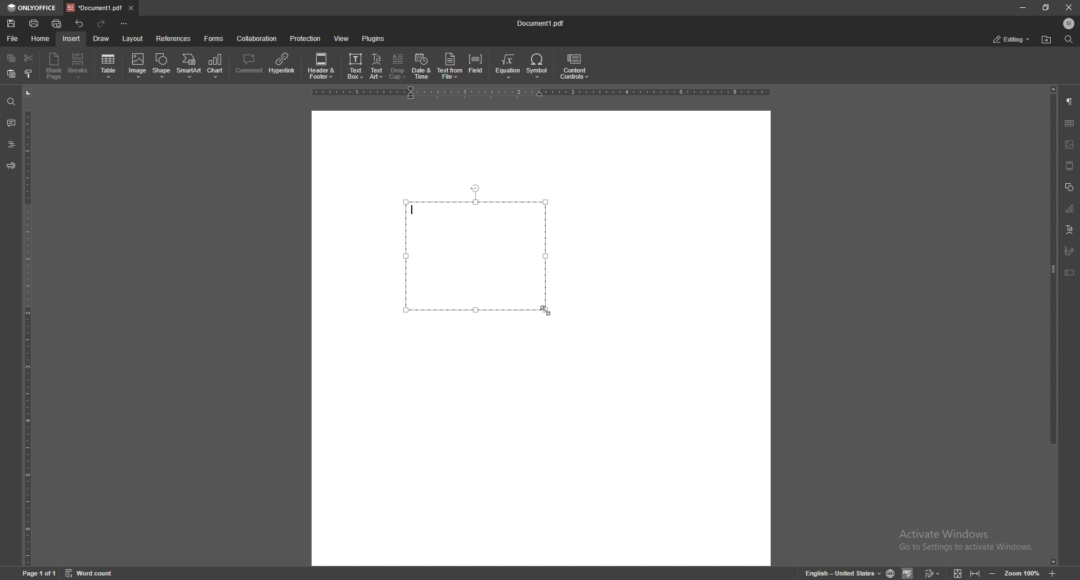 This screenshot has height=580, width=1080. Describe the element at coordinates (11, 165) in the screenshot. I see `feedback` at that location.